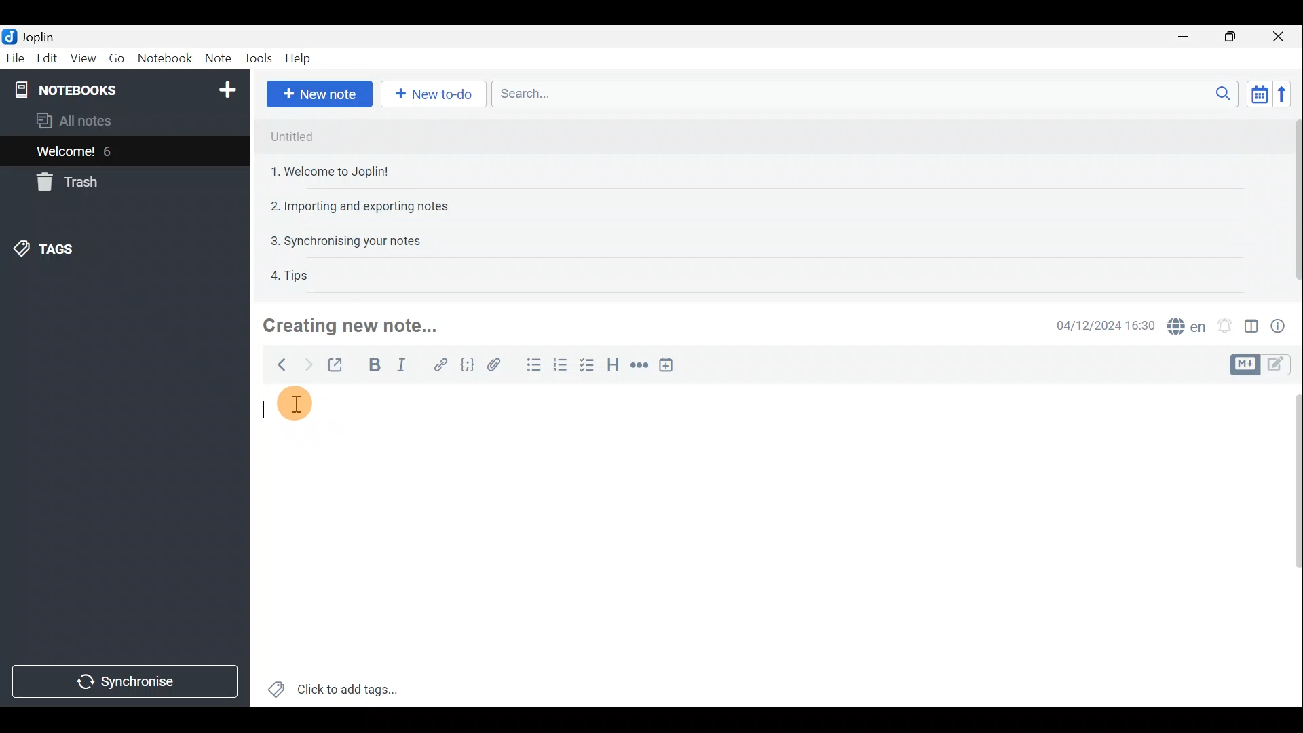 Image resolution: width=1303 pixels, height=733 pixels. Describe the element at coordinates (339, 366) in the screenshot. I see `Toggle external editing` at that location.